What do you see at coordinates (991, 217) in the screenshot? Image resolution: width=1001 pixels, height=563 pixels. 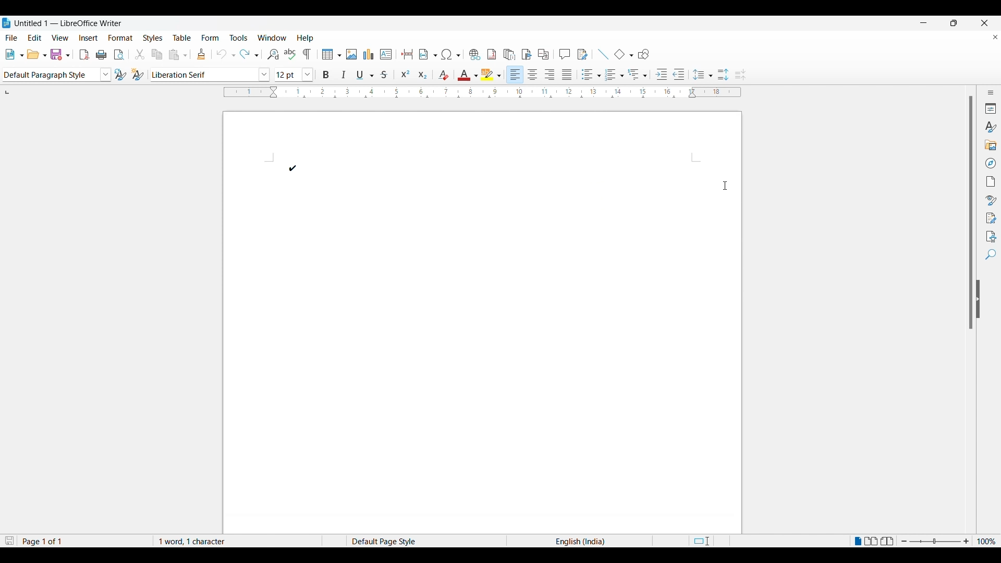 I see `Manage changes` at bounding box center [991, 217].